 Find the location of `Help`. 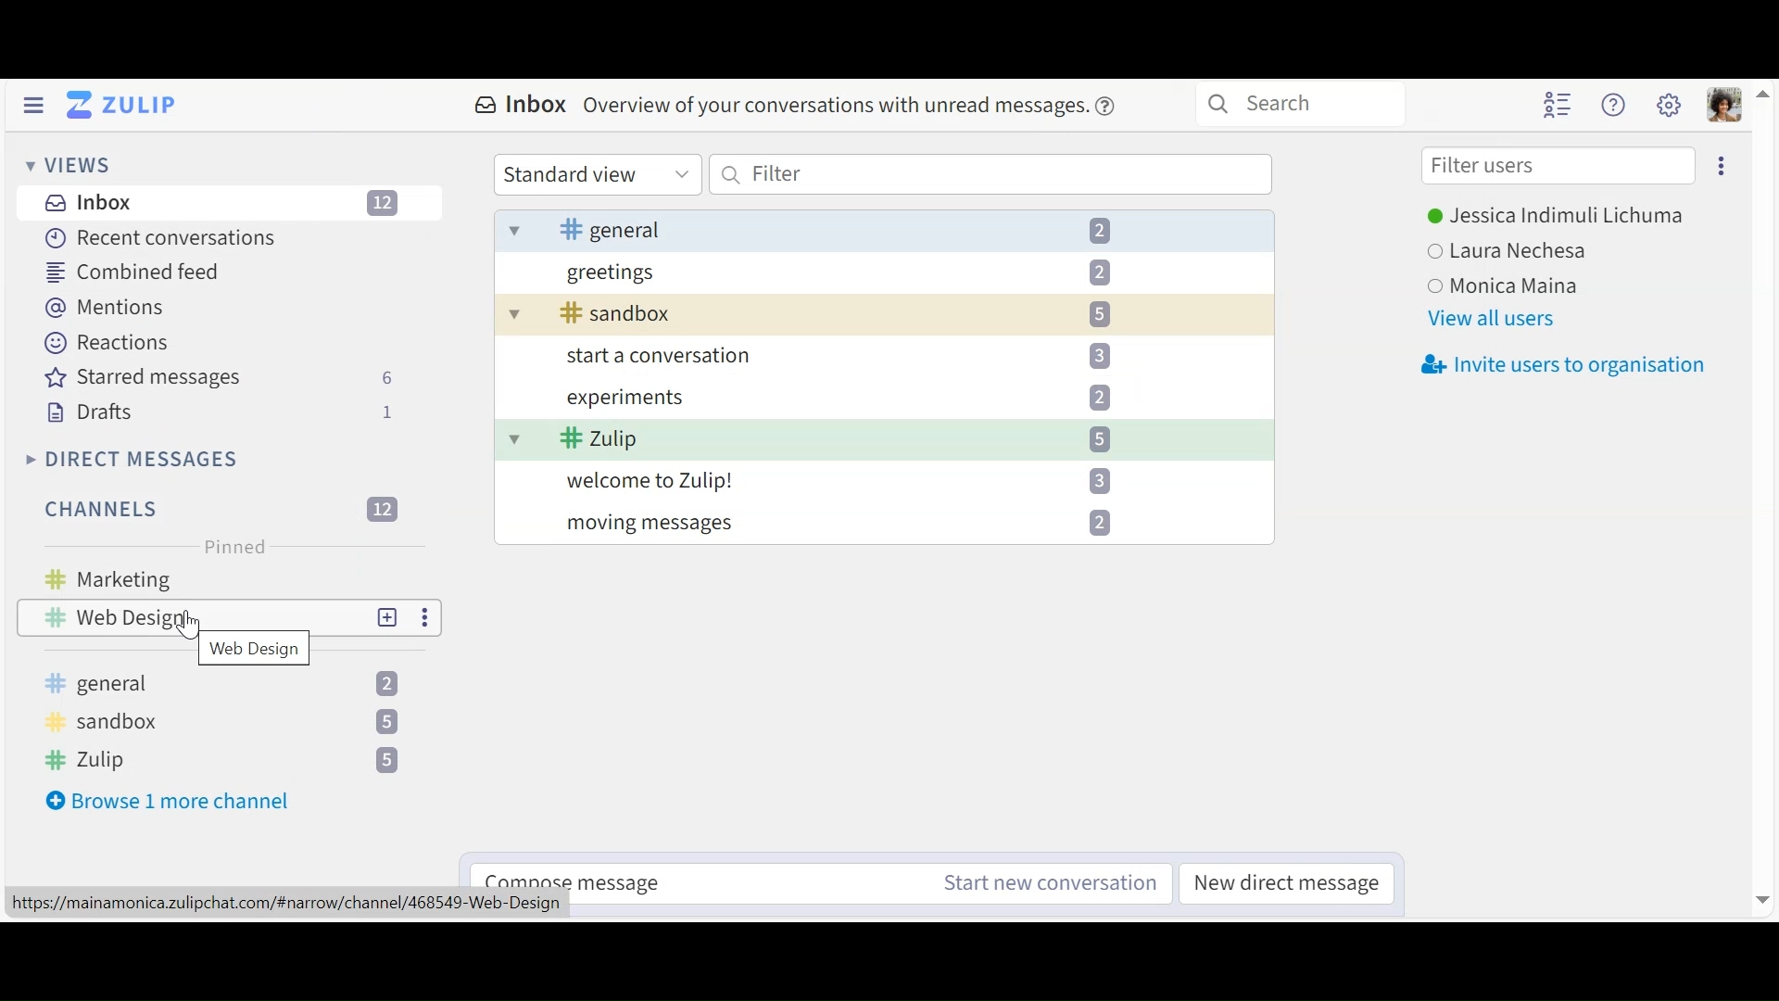

Help is located at coordinates (1108, 106).